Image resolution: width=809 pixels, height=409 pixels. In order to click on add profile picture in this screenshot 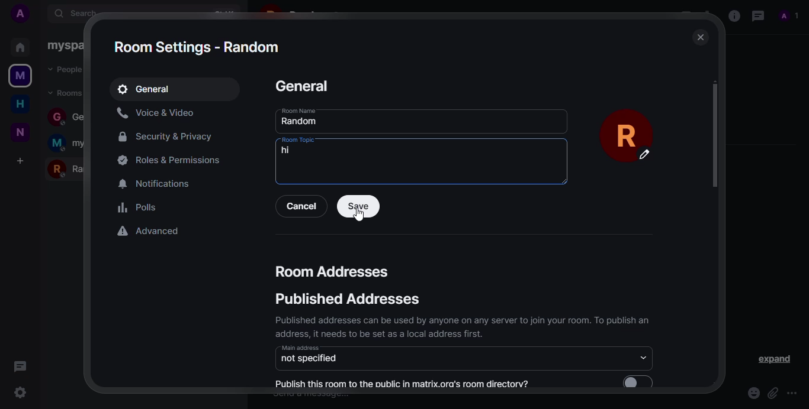, I will do `click(24, 14)`.